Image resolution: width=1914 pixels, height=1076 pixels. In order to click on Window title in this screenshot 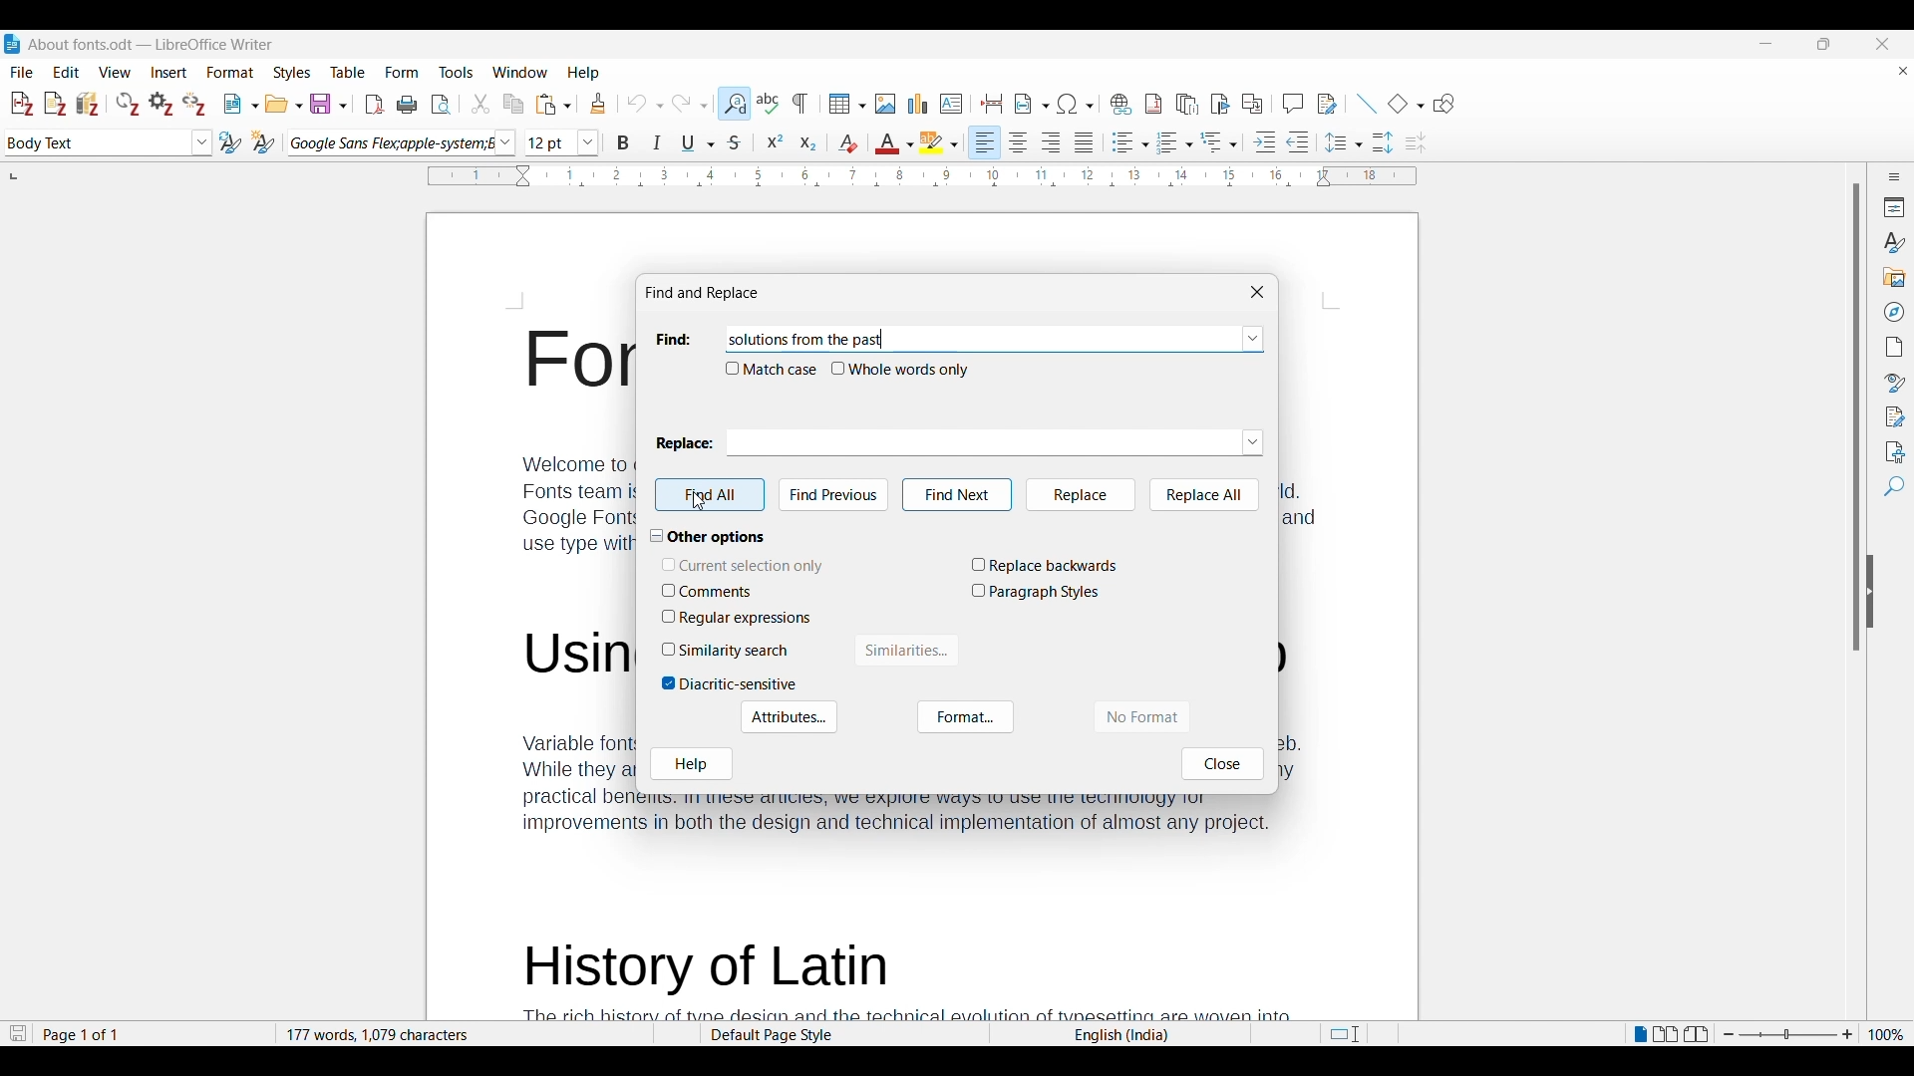, I will do `click(704, 293)`.